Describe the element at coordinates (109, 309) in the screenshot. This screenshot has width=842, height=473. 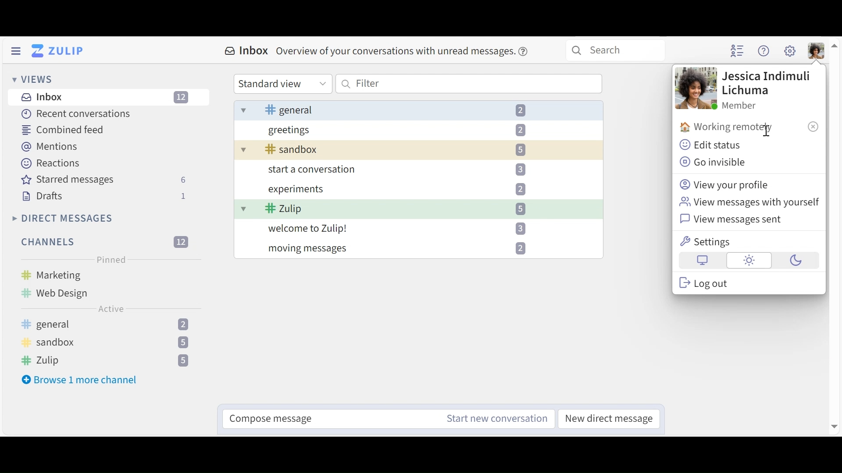
I see `Active` at that location.